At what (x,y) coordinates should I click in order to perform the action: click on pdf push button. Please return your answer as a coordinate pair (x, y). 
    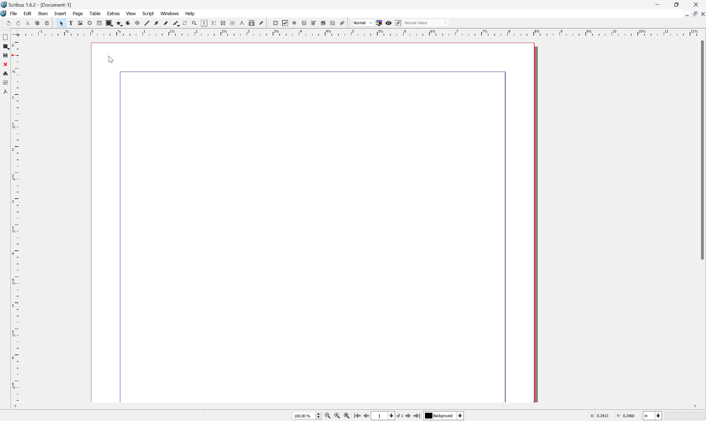
    Looking at the image, I should click on (342, 23).